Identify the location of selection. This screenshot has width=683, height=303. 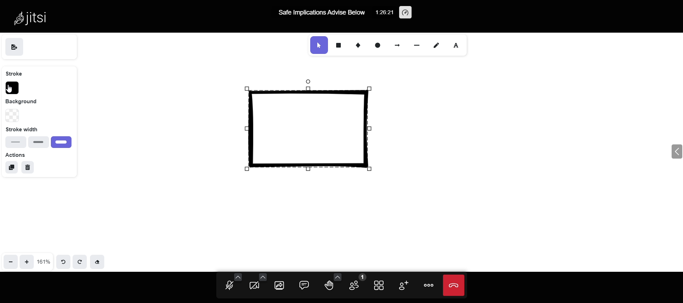
(318, 44).